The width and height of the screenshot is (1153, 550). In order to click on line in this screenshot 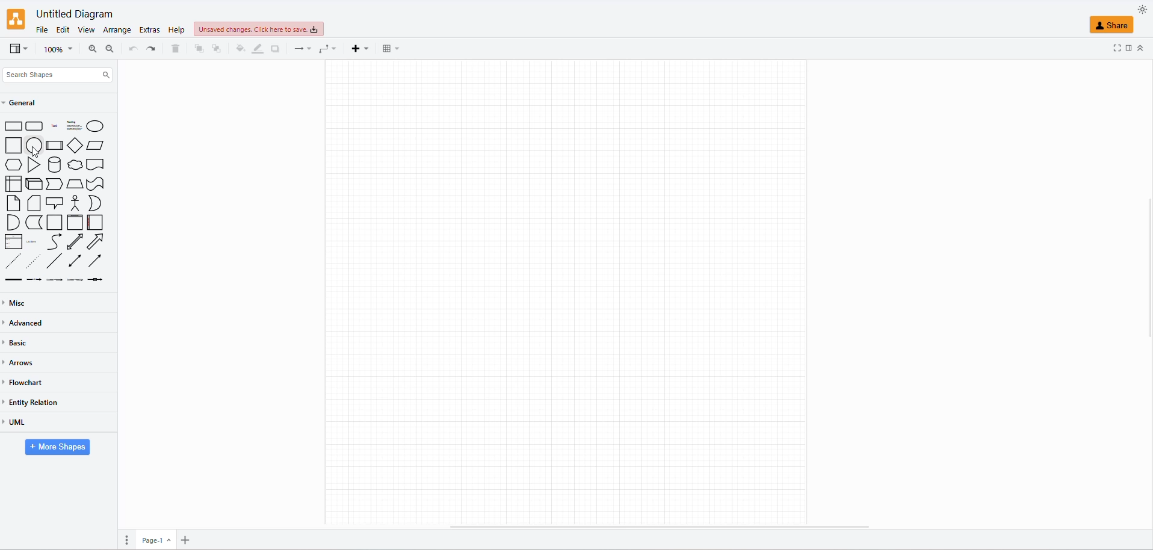, I will do `click(13, 280)`.